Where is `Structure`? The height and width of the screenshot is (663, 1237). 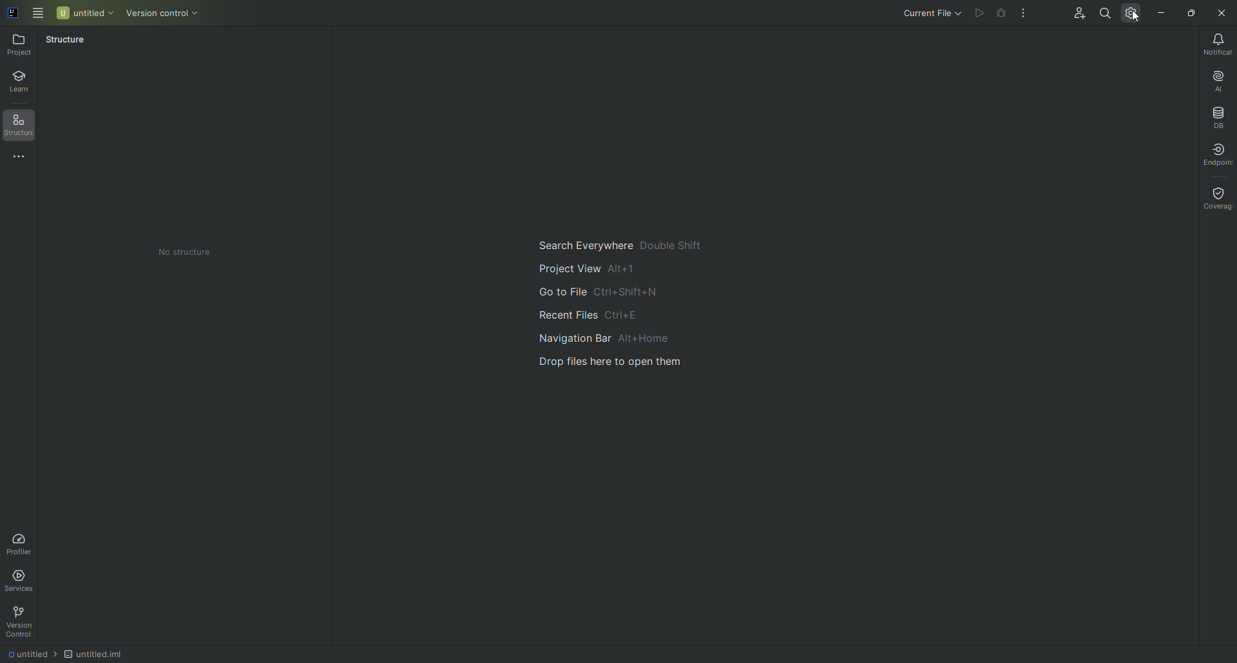
Structure is located at coordinates (68, 39).